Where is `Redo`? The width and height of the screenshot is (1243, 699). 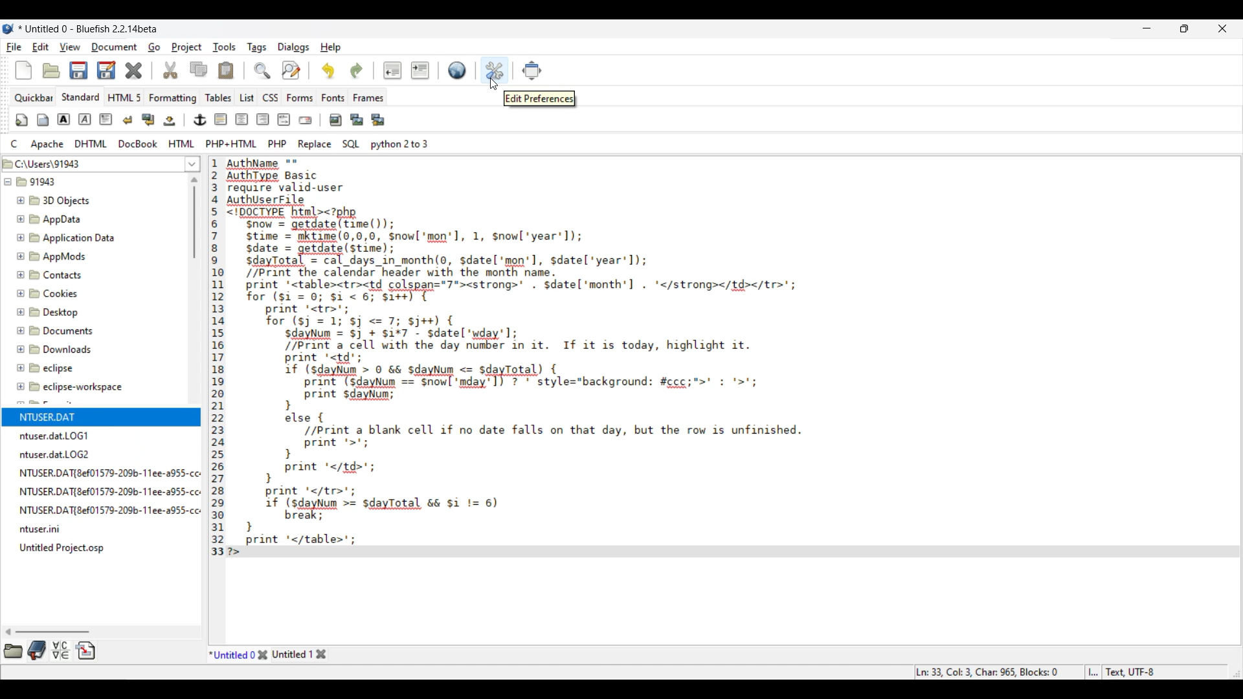
Redo is located at coordinates (357, 71).